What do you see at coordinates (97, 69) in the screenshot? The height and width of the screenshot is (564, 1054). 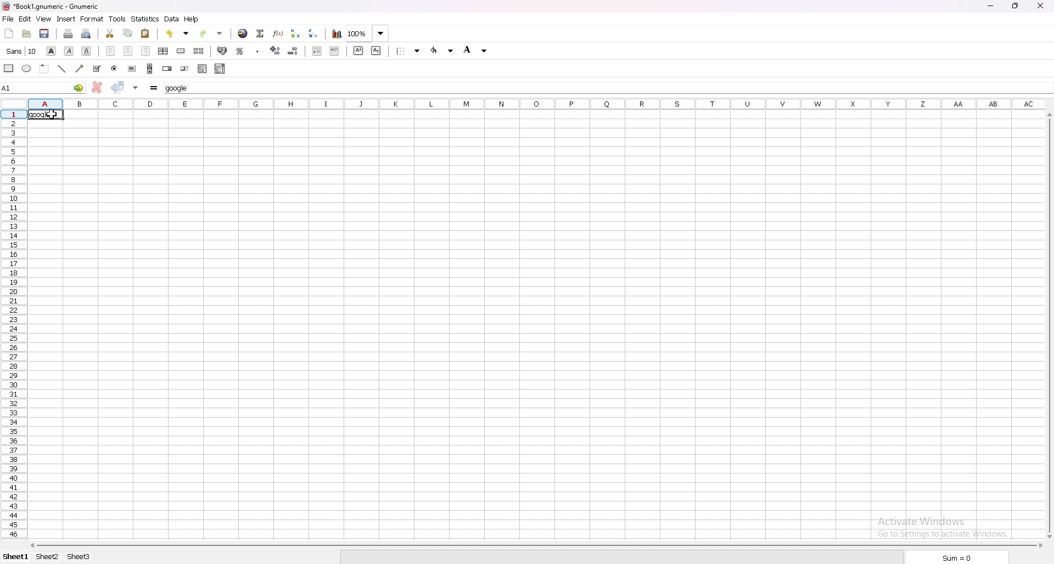 I see `tickbox` at bounding box center [97, 69].